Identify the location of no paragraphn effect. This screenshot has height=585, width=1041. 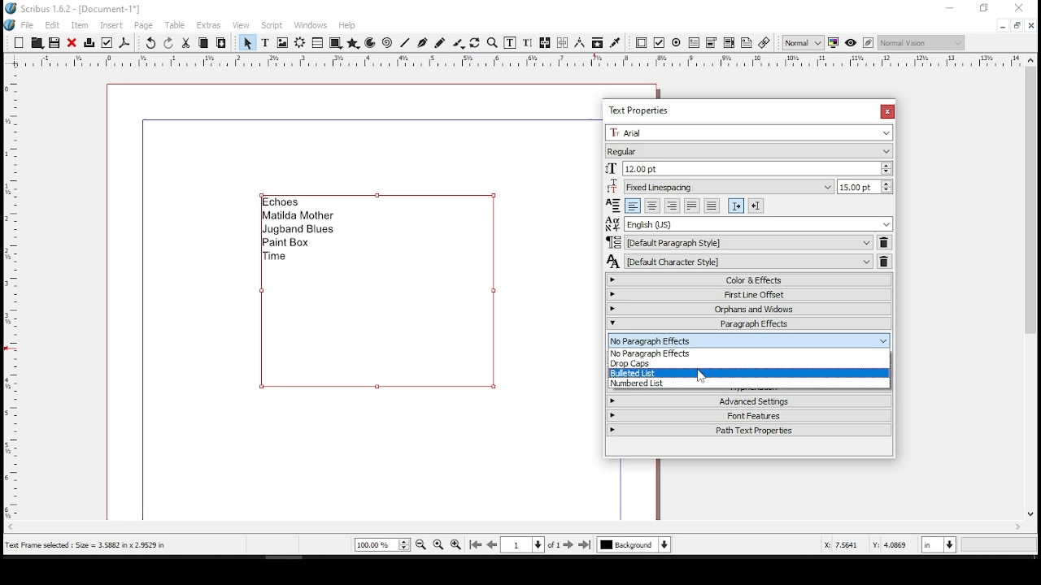
(748, 354).